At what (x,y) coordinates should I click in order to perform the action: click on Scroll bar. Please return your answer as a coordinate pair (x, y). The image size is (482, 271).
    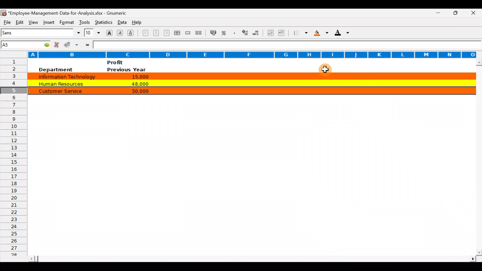
    Looking at the image, I should click on (251, 257).